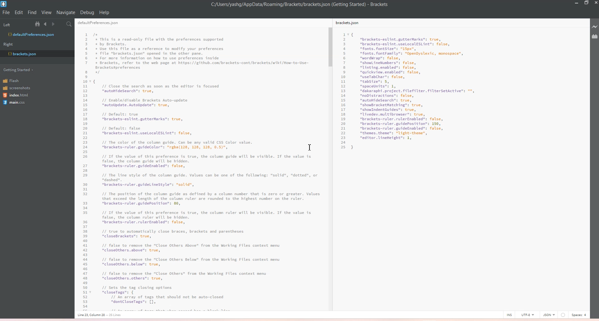 The image size is (599, 321). Describe the element at coordinates (102, 24) in the screenshot. I see `defaultPreferences.json` at that location.